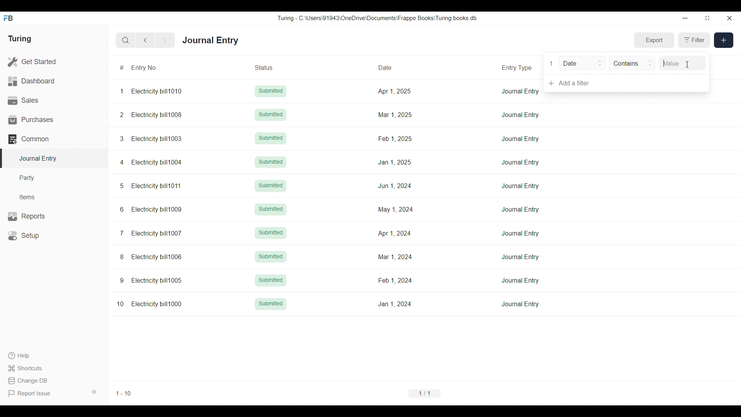 Image resolution: width=741 pixels, height=417 pixels. Describe the element at coordinates (694, 40) in the screenshot. I see `Filter` at that location.